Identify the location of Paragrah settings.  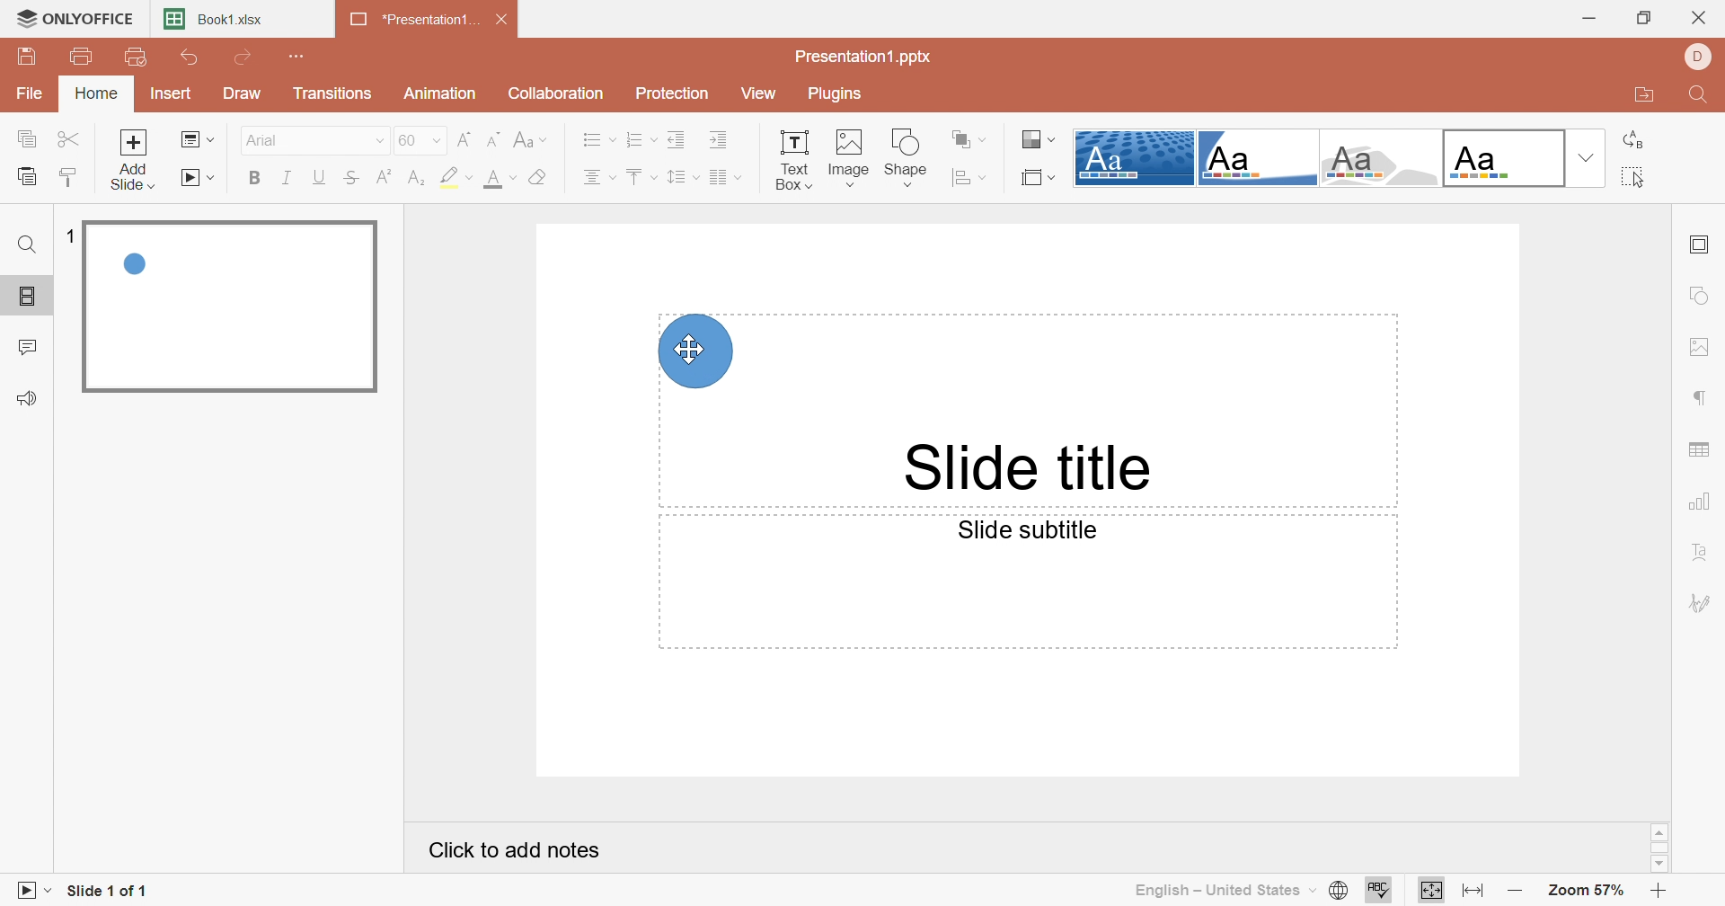
(1702, 395).